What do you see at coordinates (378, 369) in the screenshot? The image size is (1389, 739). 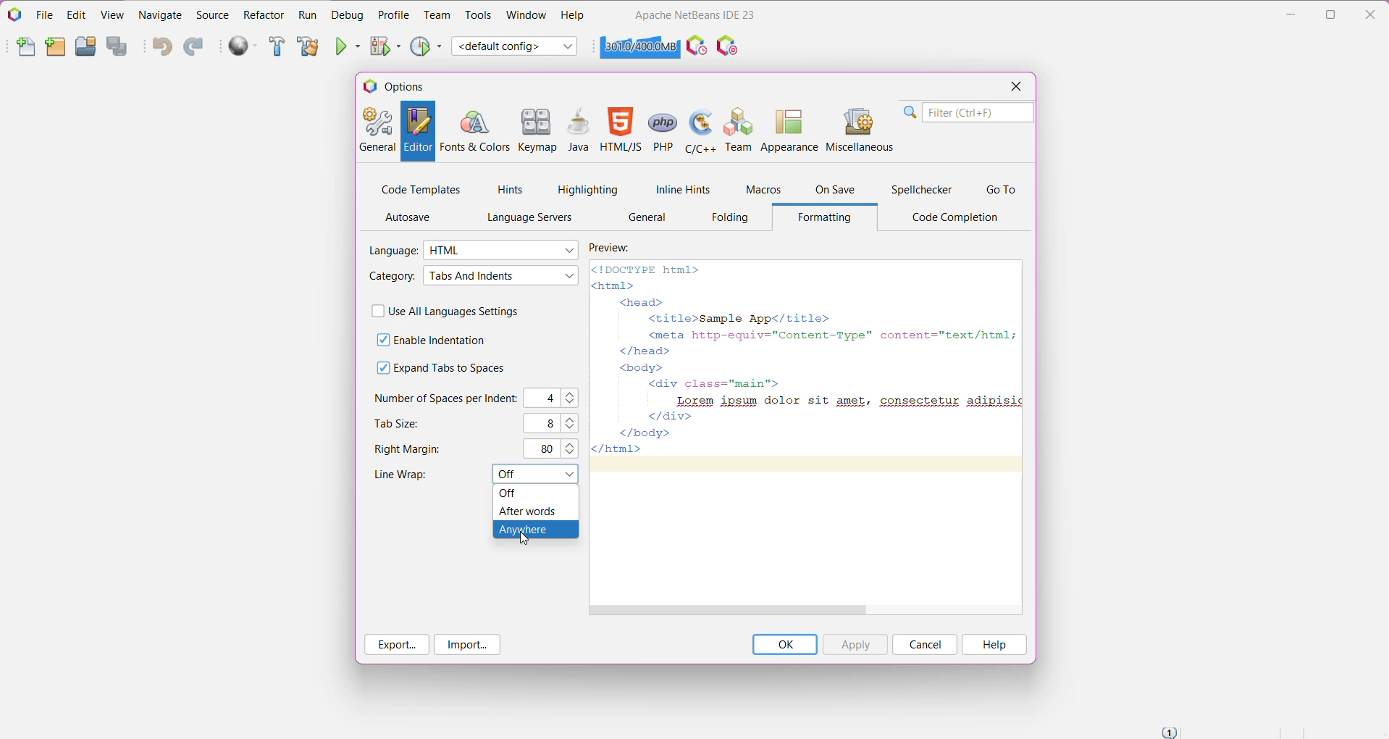 I see `check box` at bounding box center [378, 369].